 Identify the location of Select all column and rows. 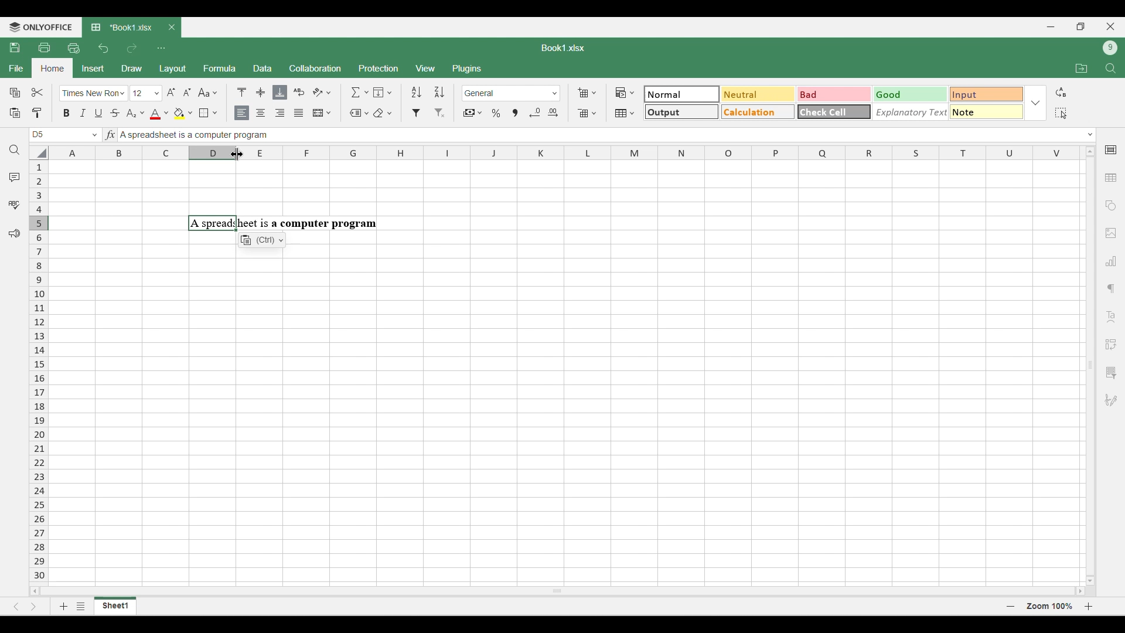
(39, 153).